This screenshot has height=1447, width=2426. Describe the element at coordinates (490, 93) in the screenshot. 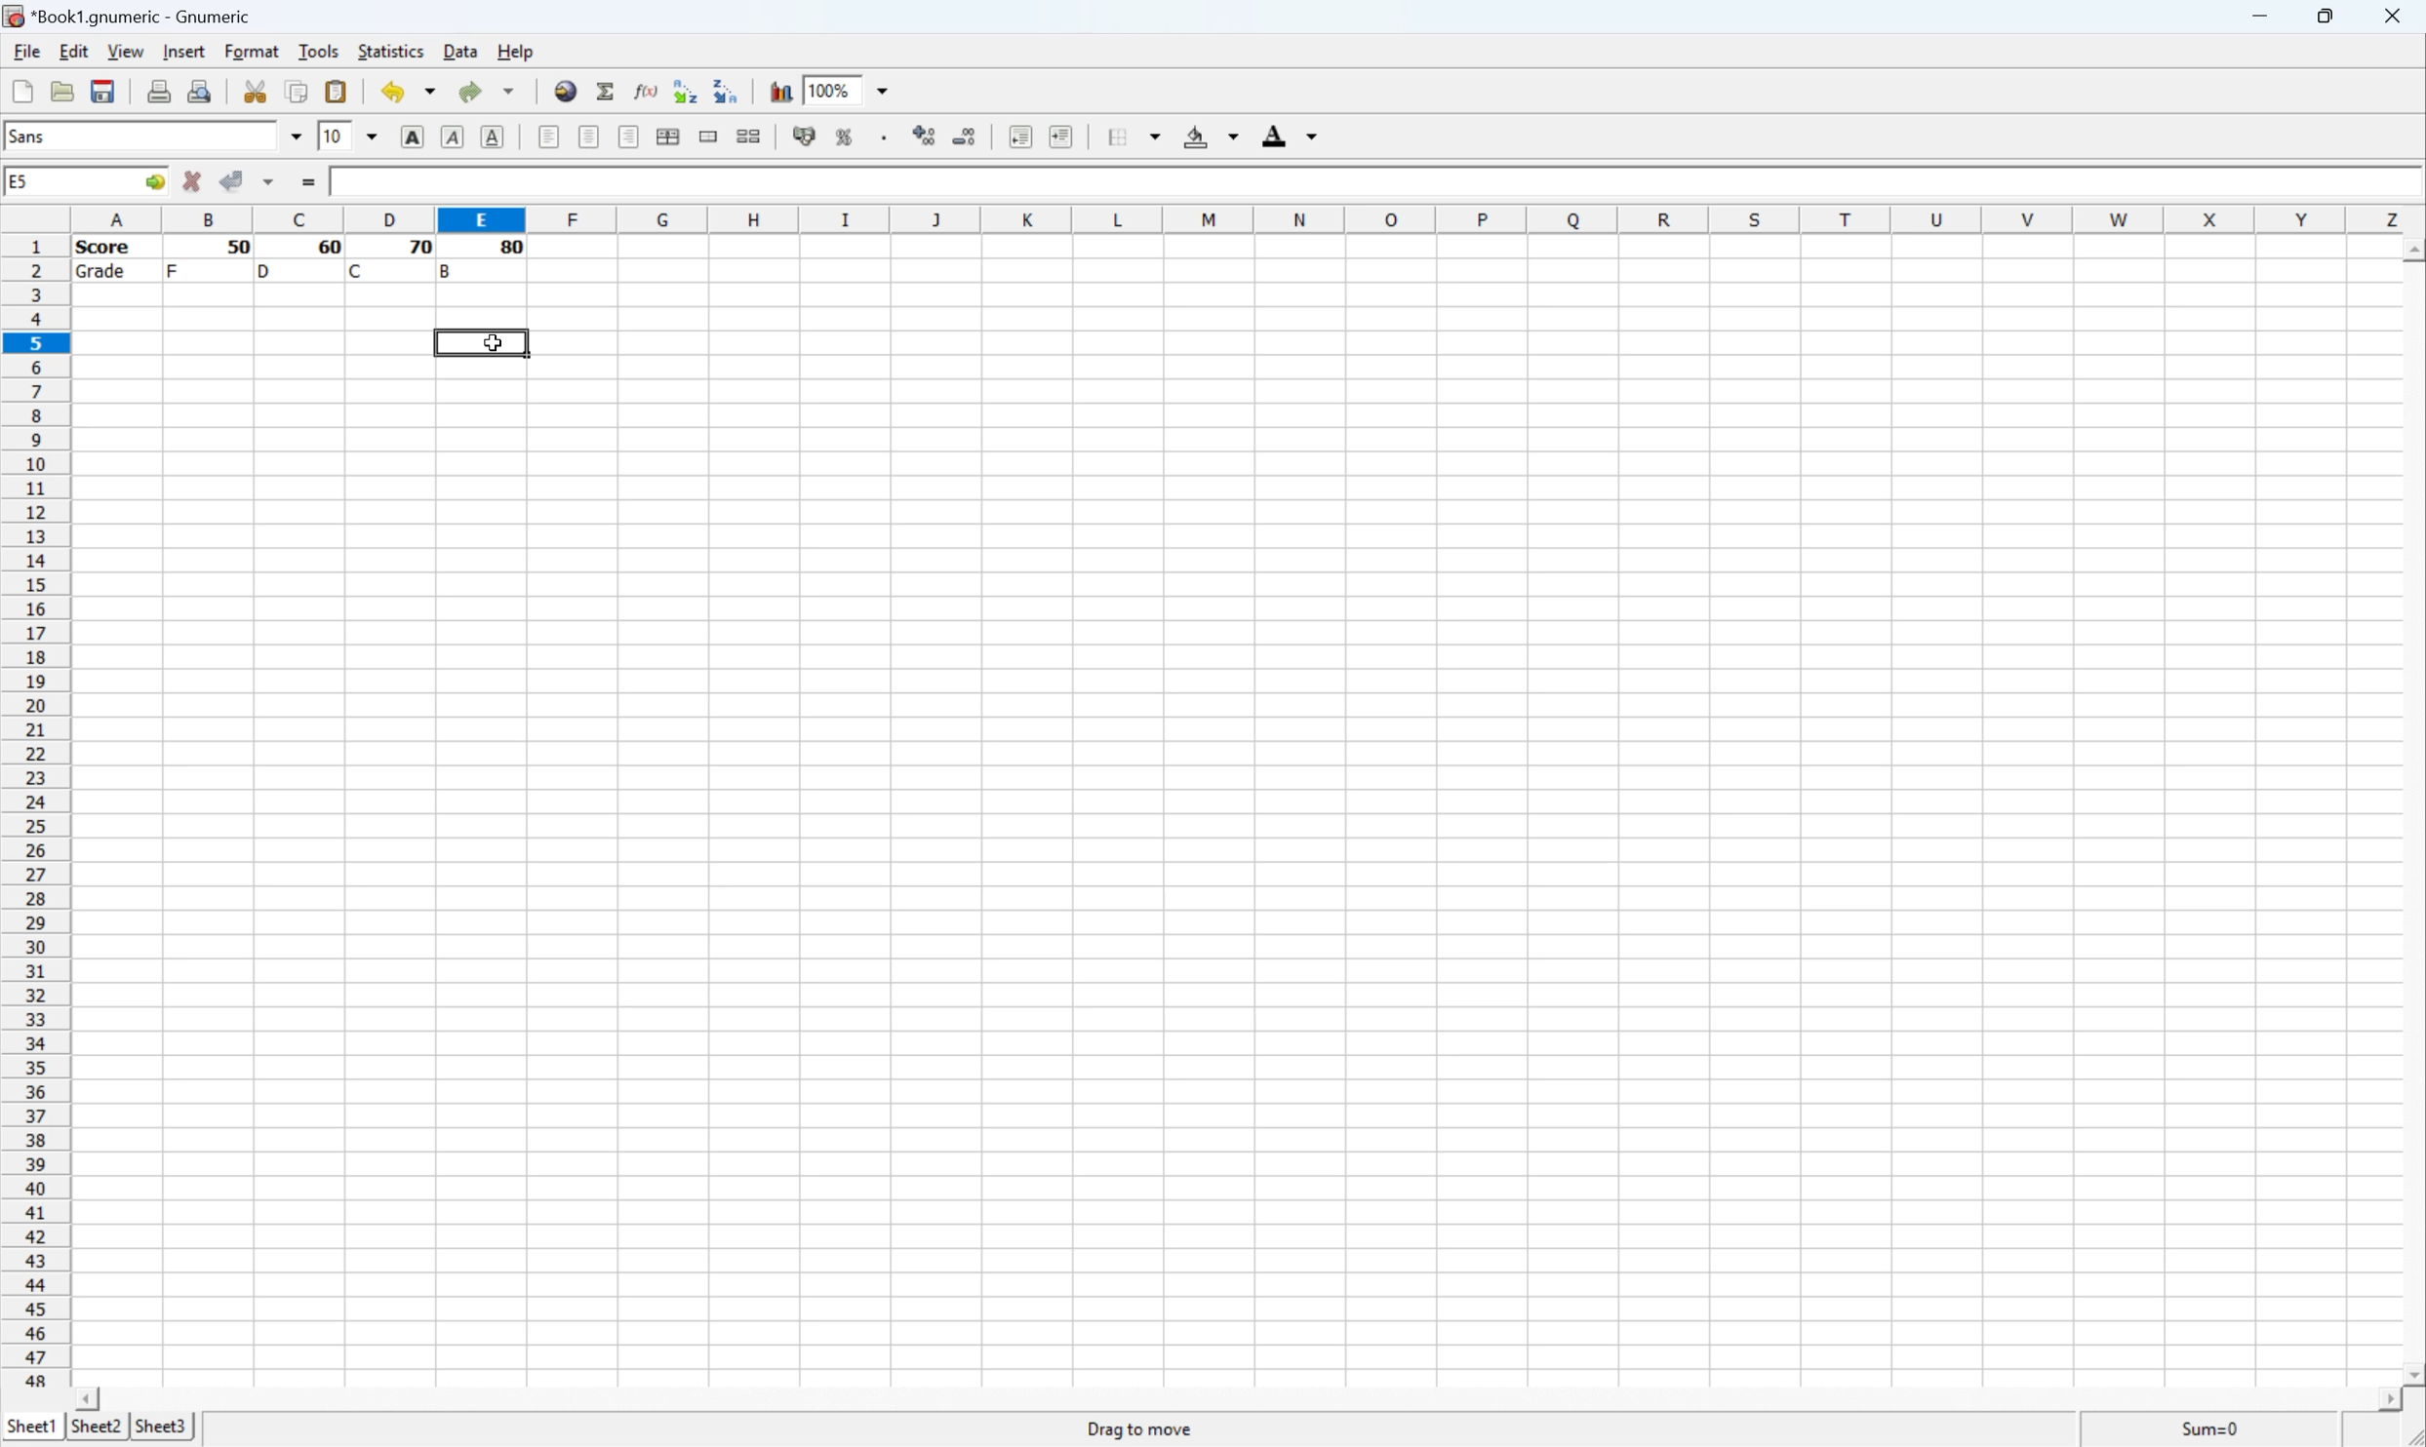

I see `Redo` at that location.